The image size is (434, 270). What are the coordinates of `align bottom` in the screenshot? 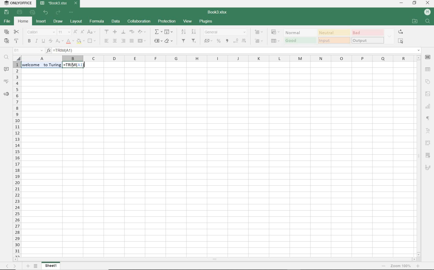 It's located at (123, 32).